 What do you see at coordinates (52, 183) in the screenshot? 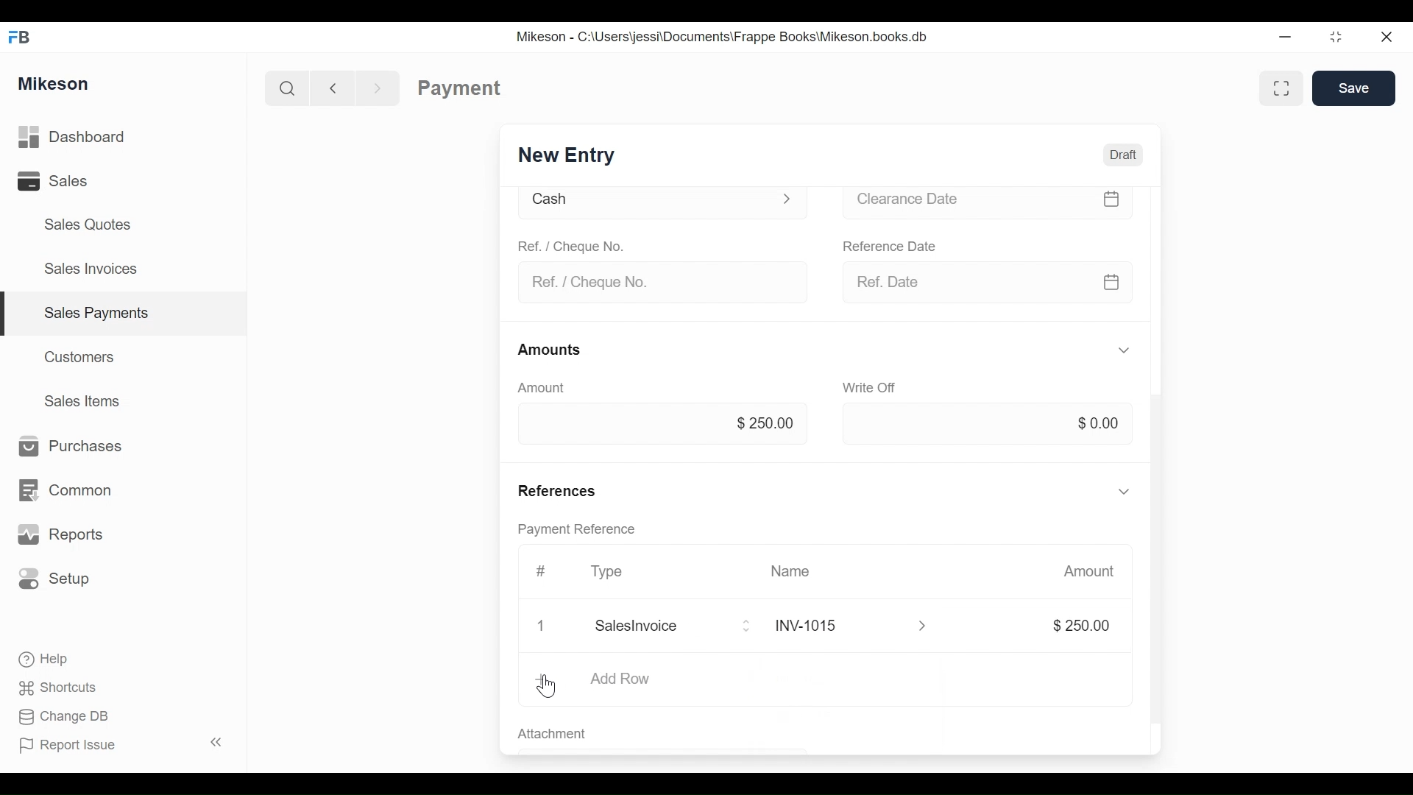
I see `Sales` at bounding box center [52, 183].